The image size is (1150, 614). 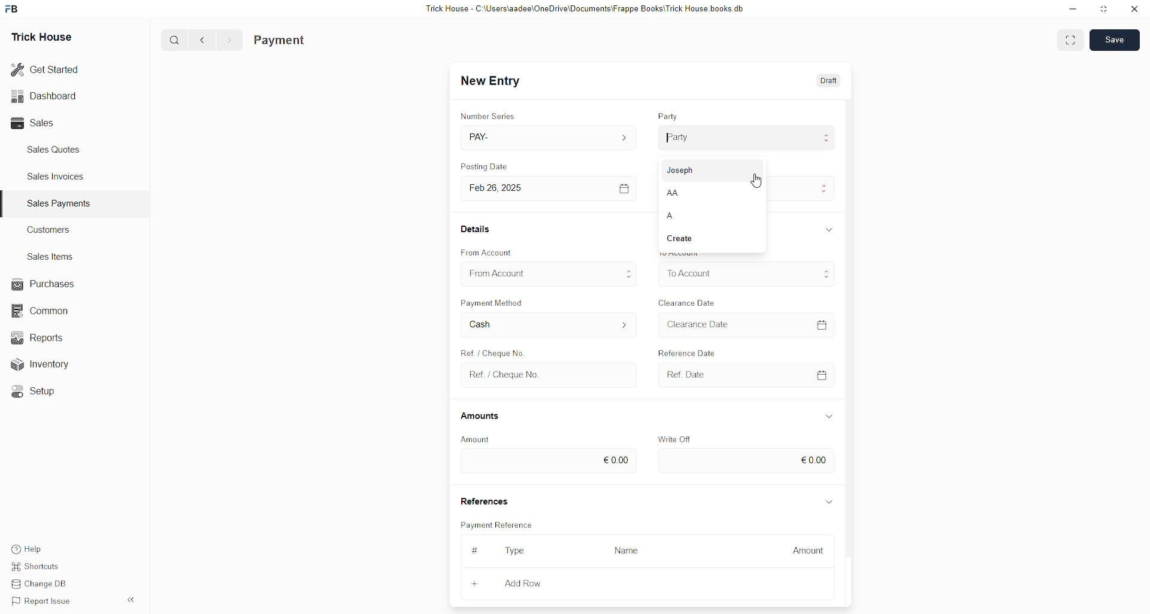 I want to click on Show/Hide, so click(x=830, y=503).